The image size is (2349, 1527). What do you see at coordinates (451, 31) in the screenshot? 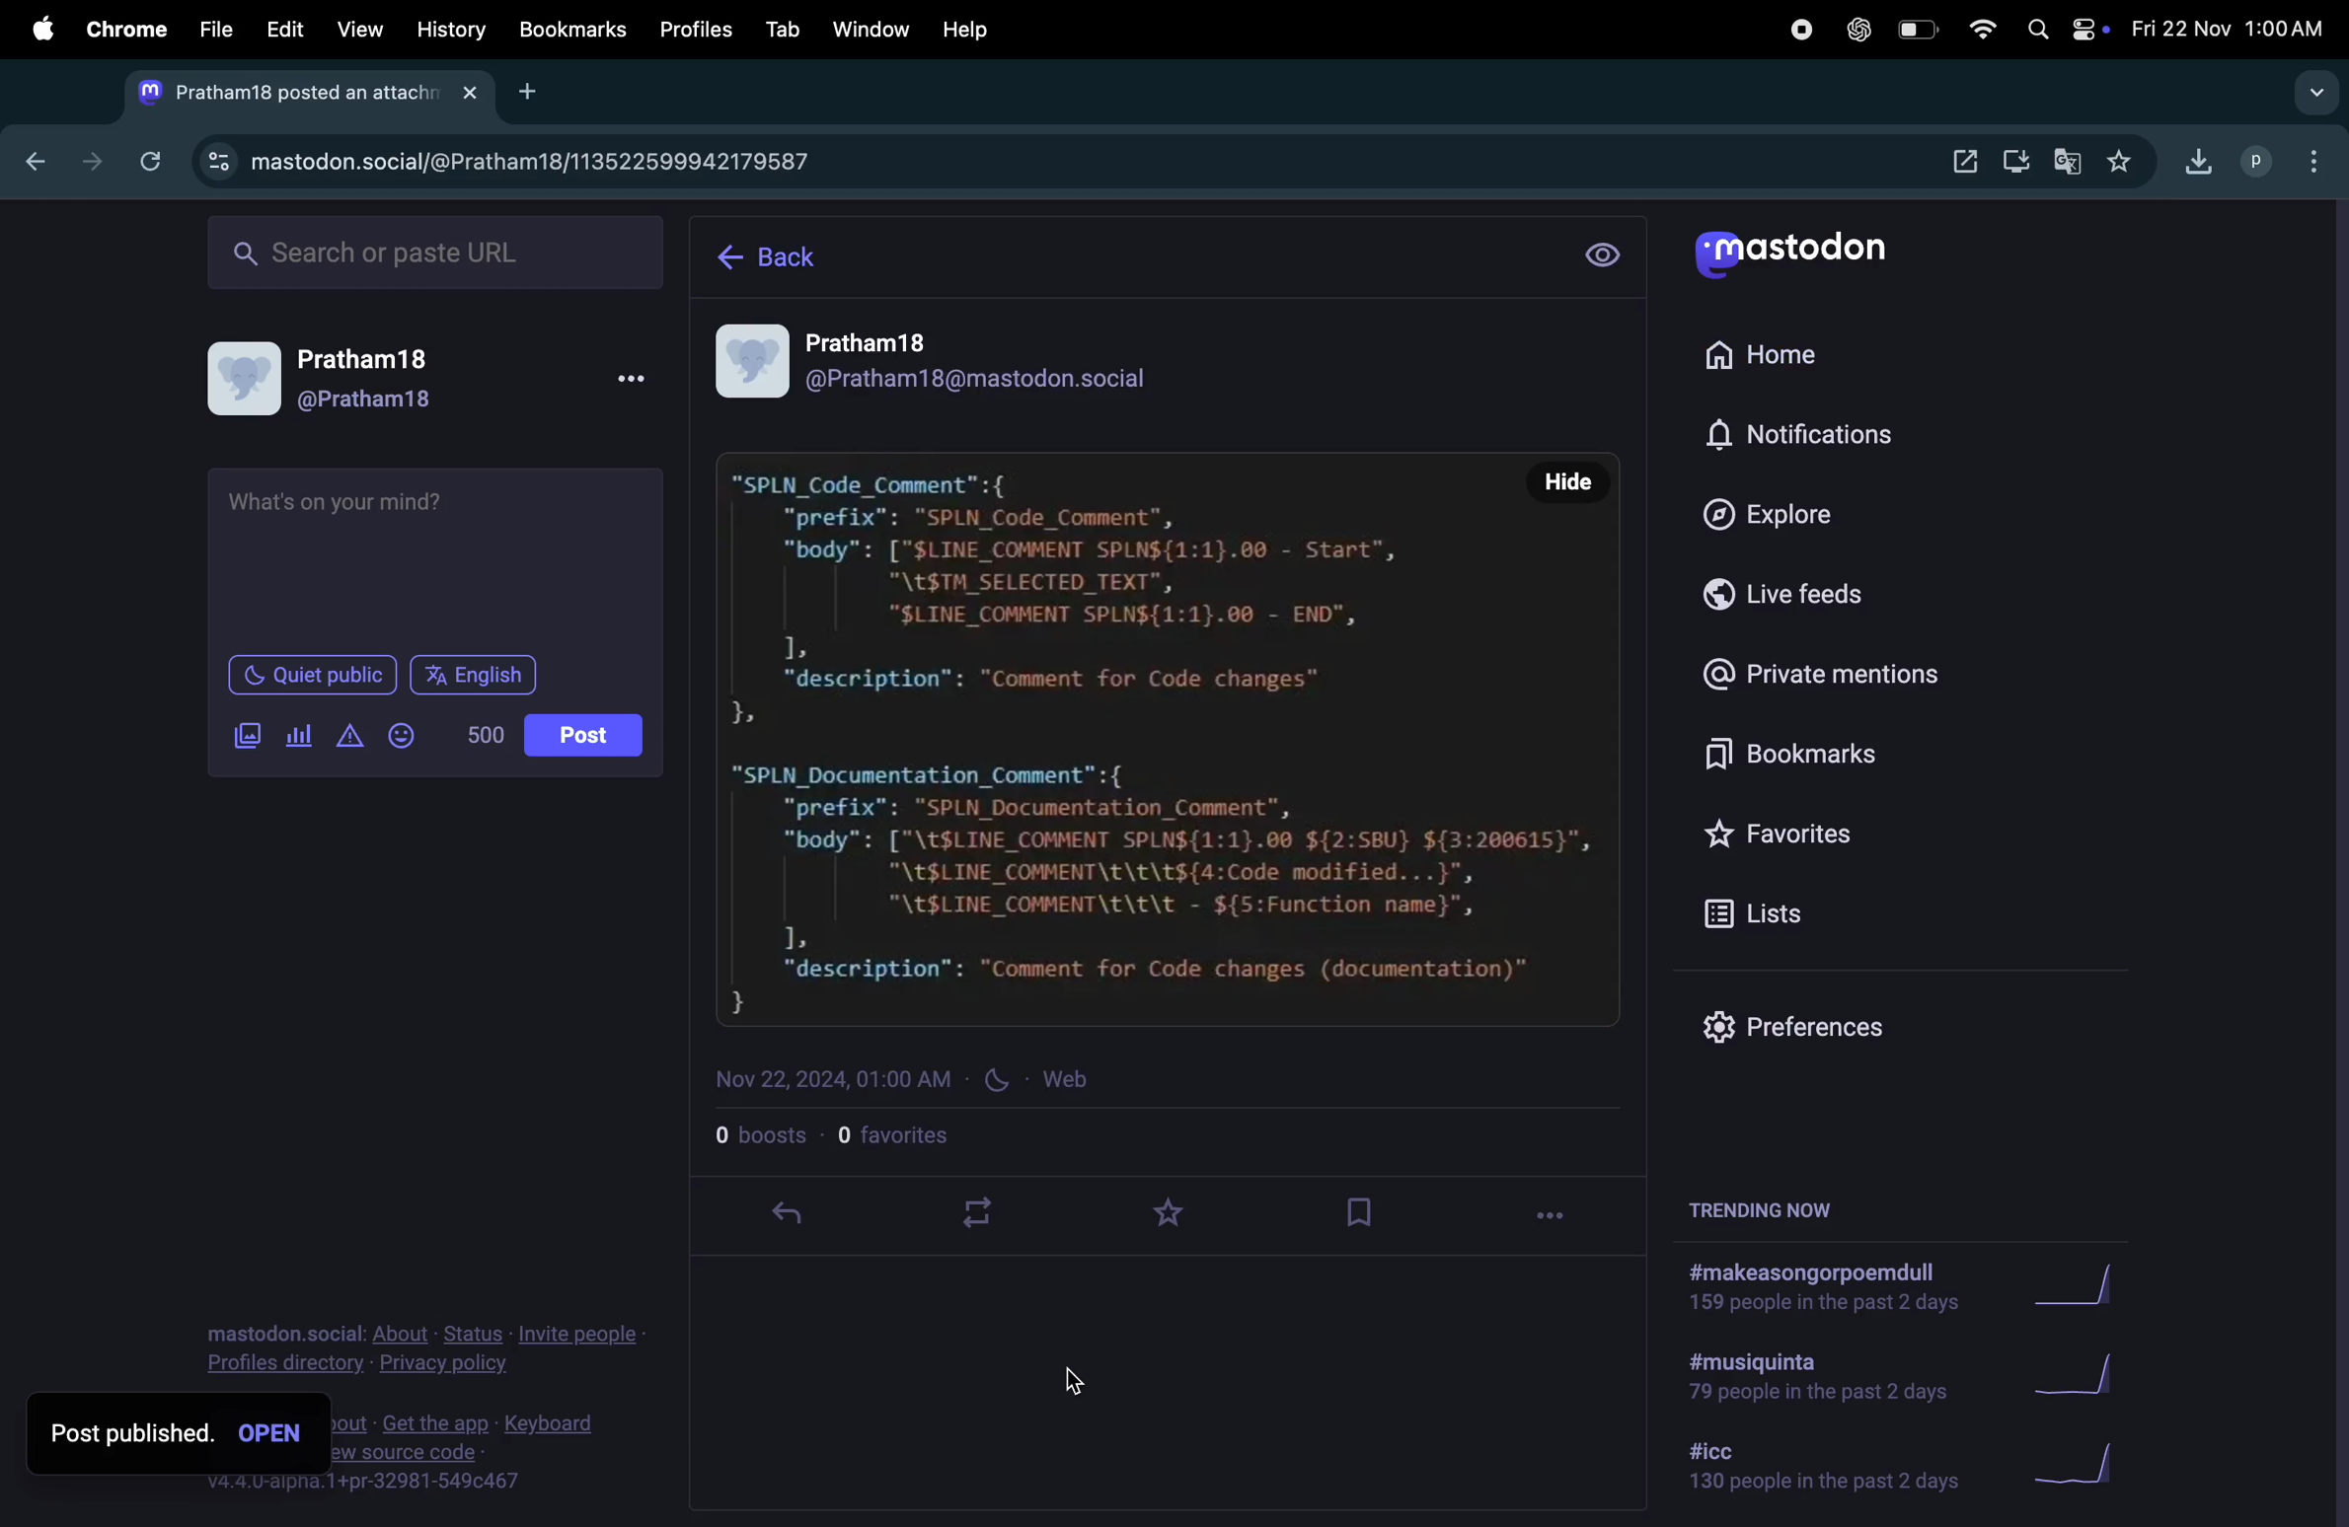
I see `history` at bounding box center [451, 31].